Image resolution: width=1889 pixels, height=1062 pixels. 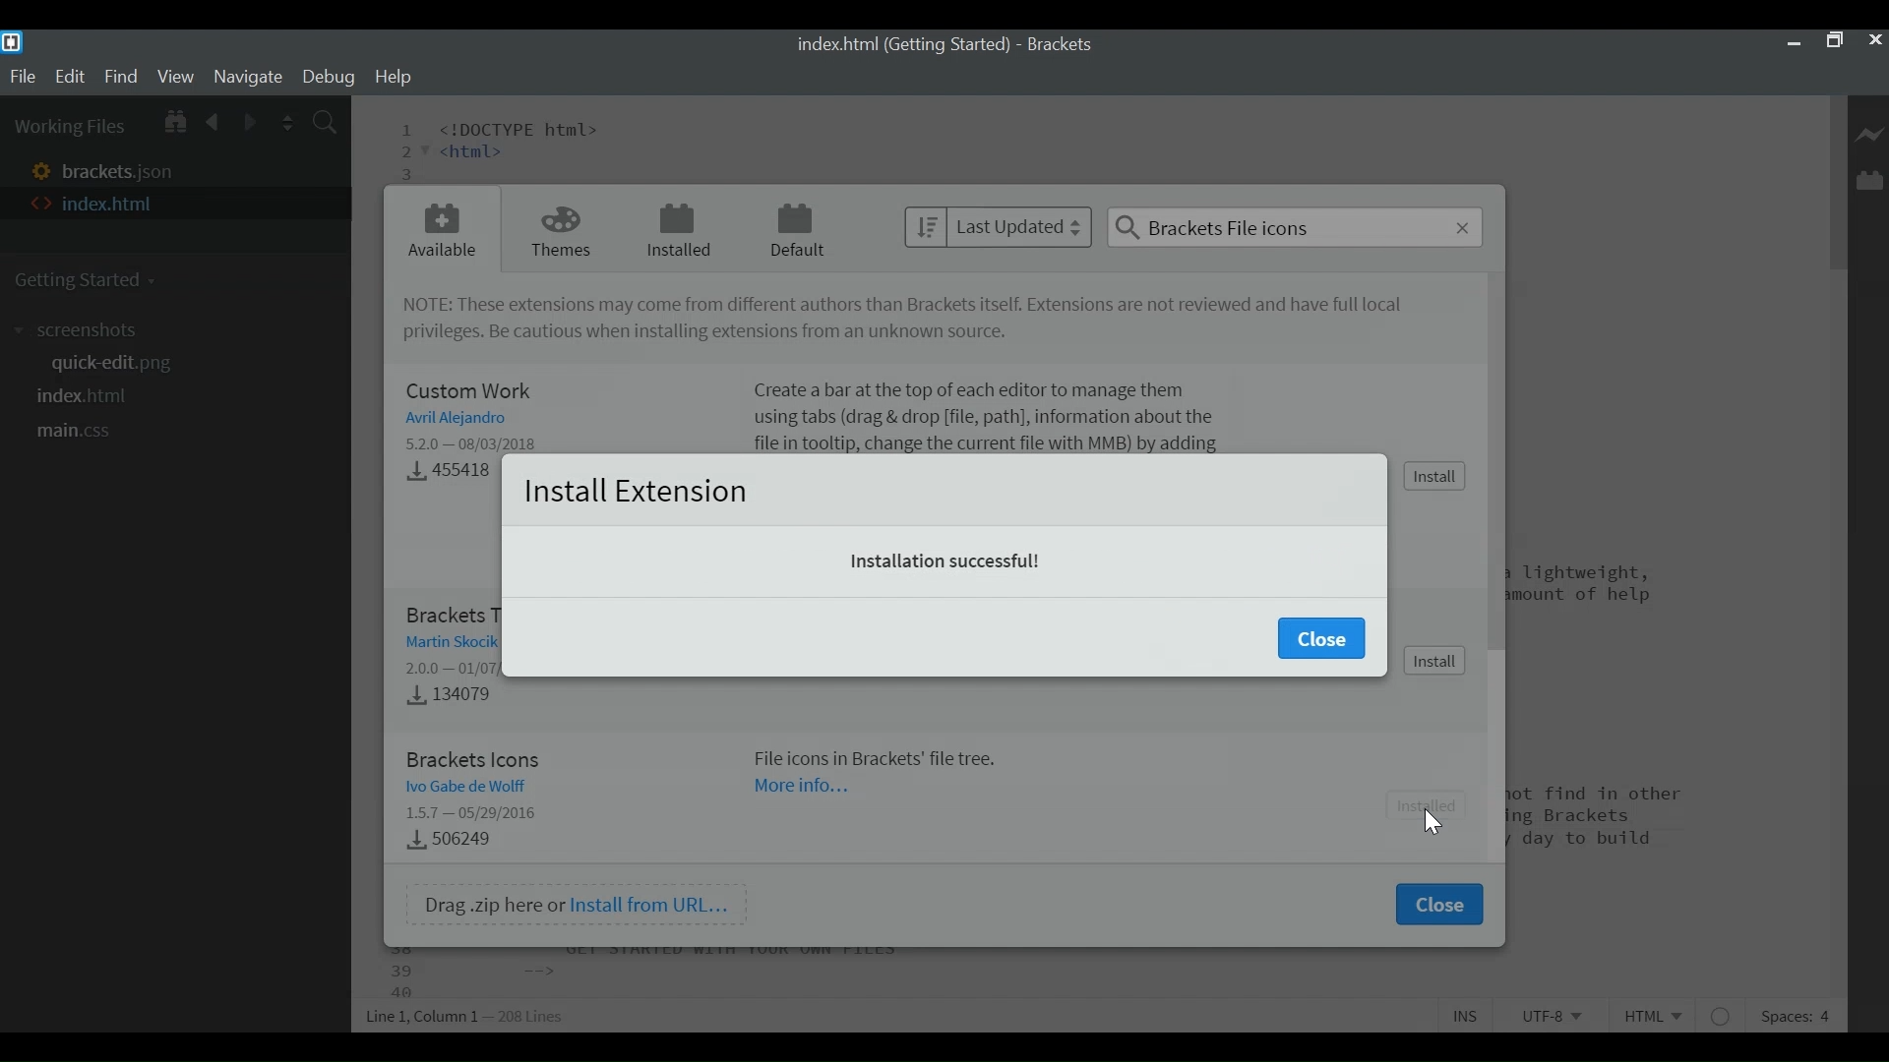 I want to click on Navigate, so click(x=250, y=78).